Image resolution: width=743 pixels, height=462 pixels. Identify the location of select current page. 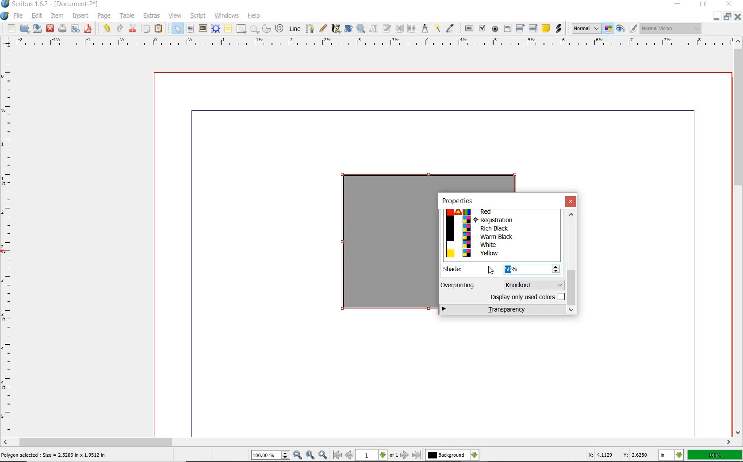
(377, 455).